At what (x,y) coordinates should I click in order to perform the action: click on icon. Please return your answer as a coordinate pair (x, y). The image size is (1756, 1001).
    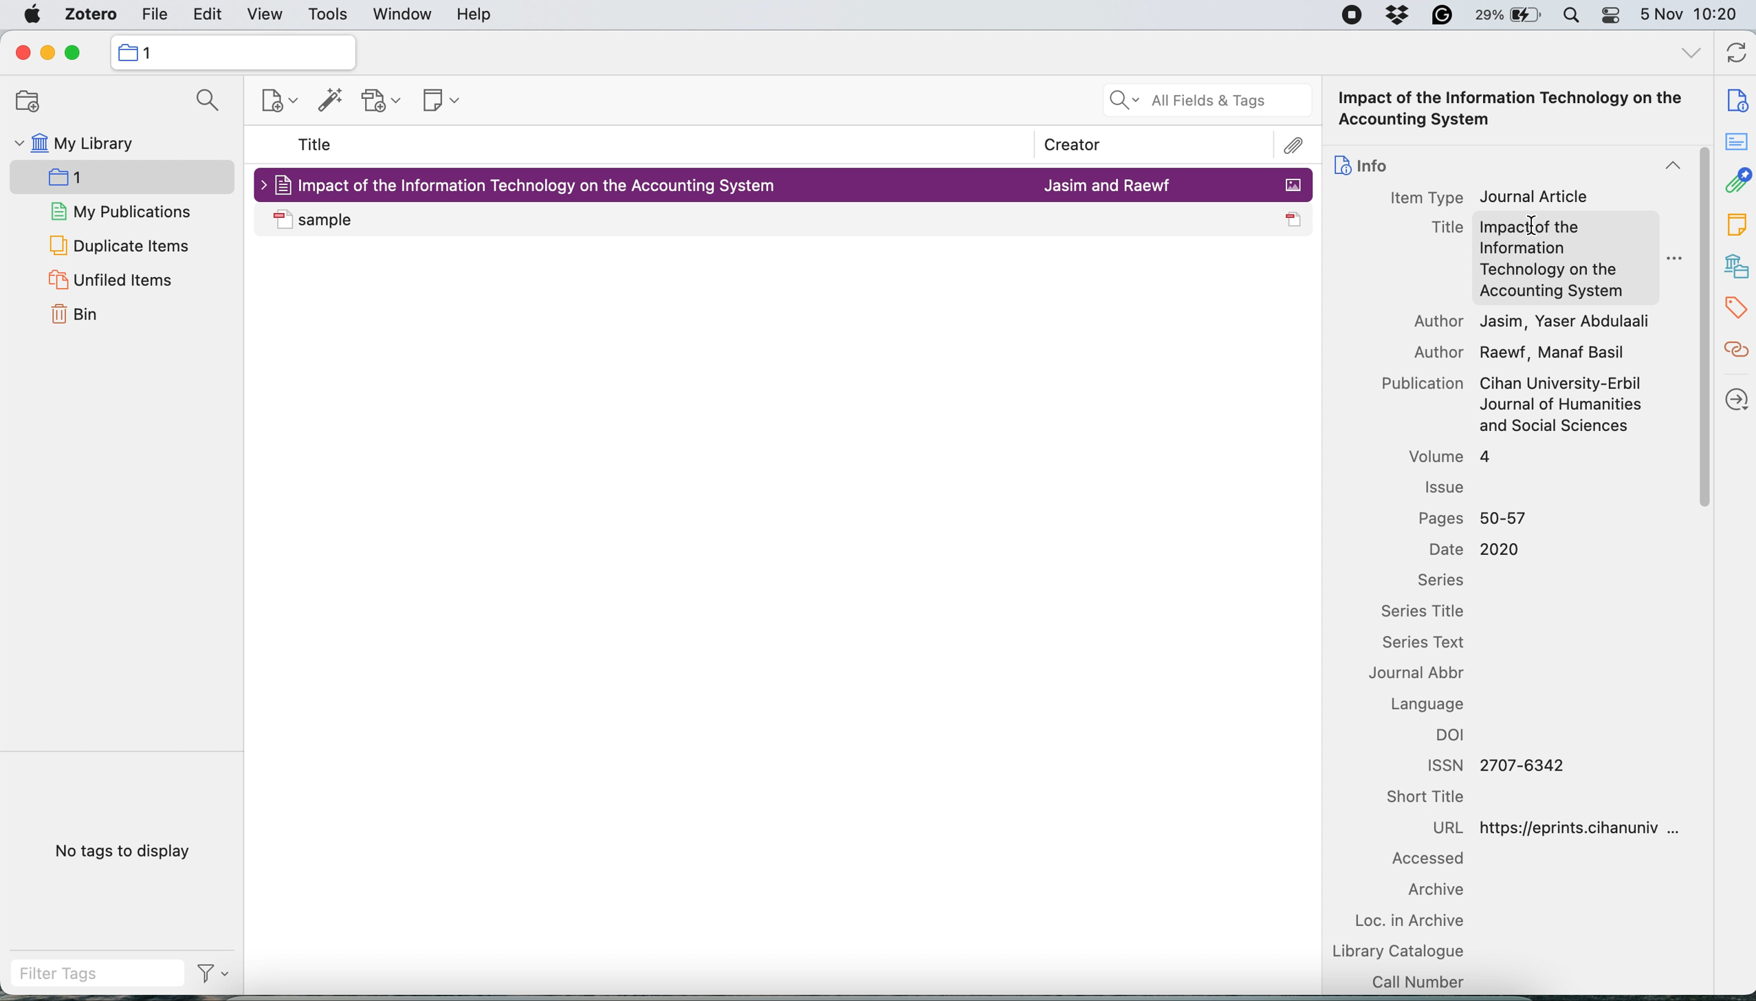
    Looking at the image, I should click on (127, 52).